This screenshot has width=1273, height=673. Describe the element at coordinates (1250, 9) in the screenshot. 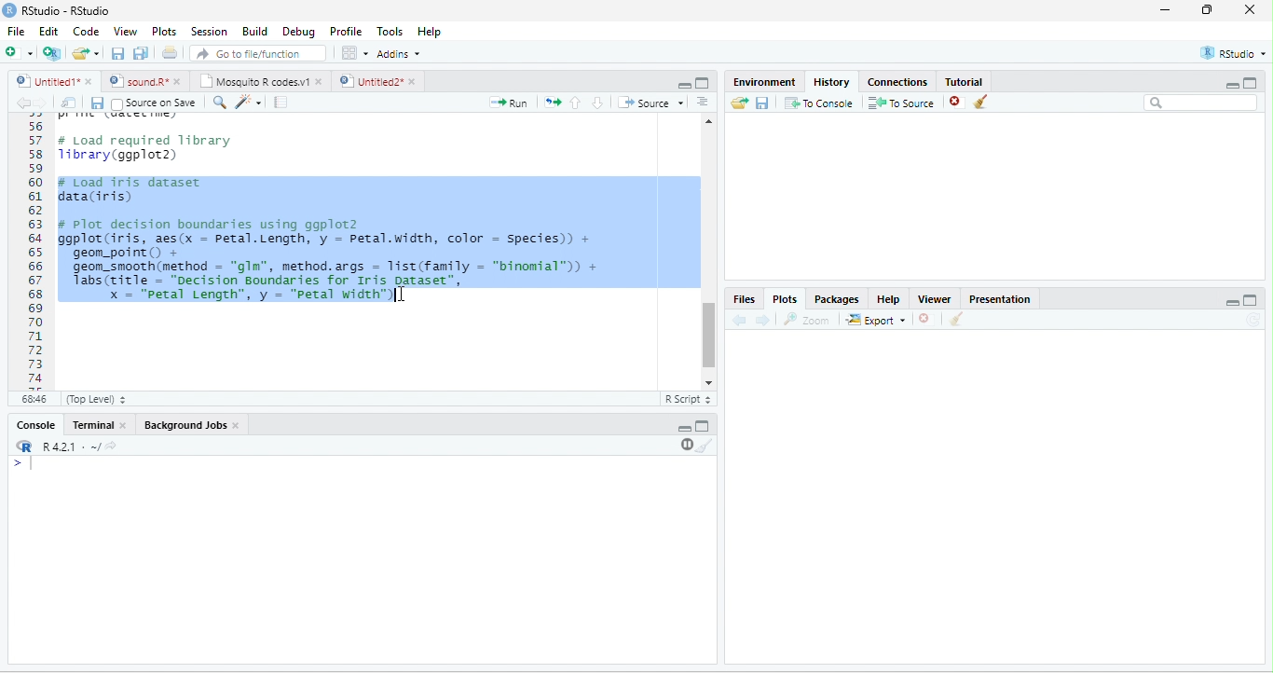

I see `close` at that location.